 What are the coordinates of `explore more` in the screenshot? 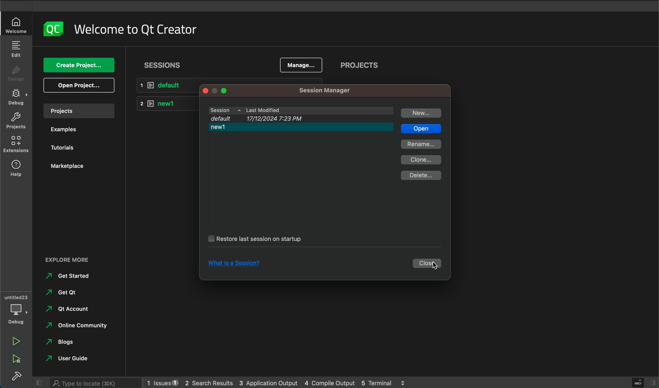 It's located at (78, 256).